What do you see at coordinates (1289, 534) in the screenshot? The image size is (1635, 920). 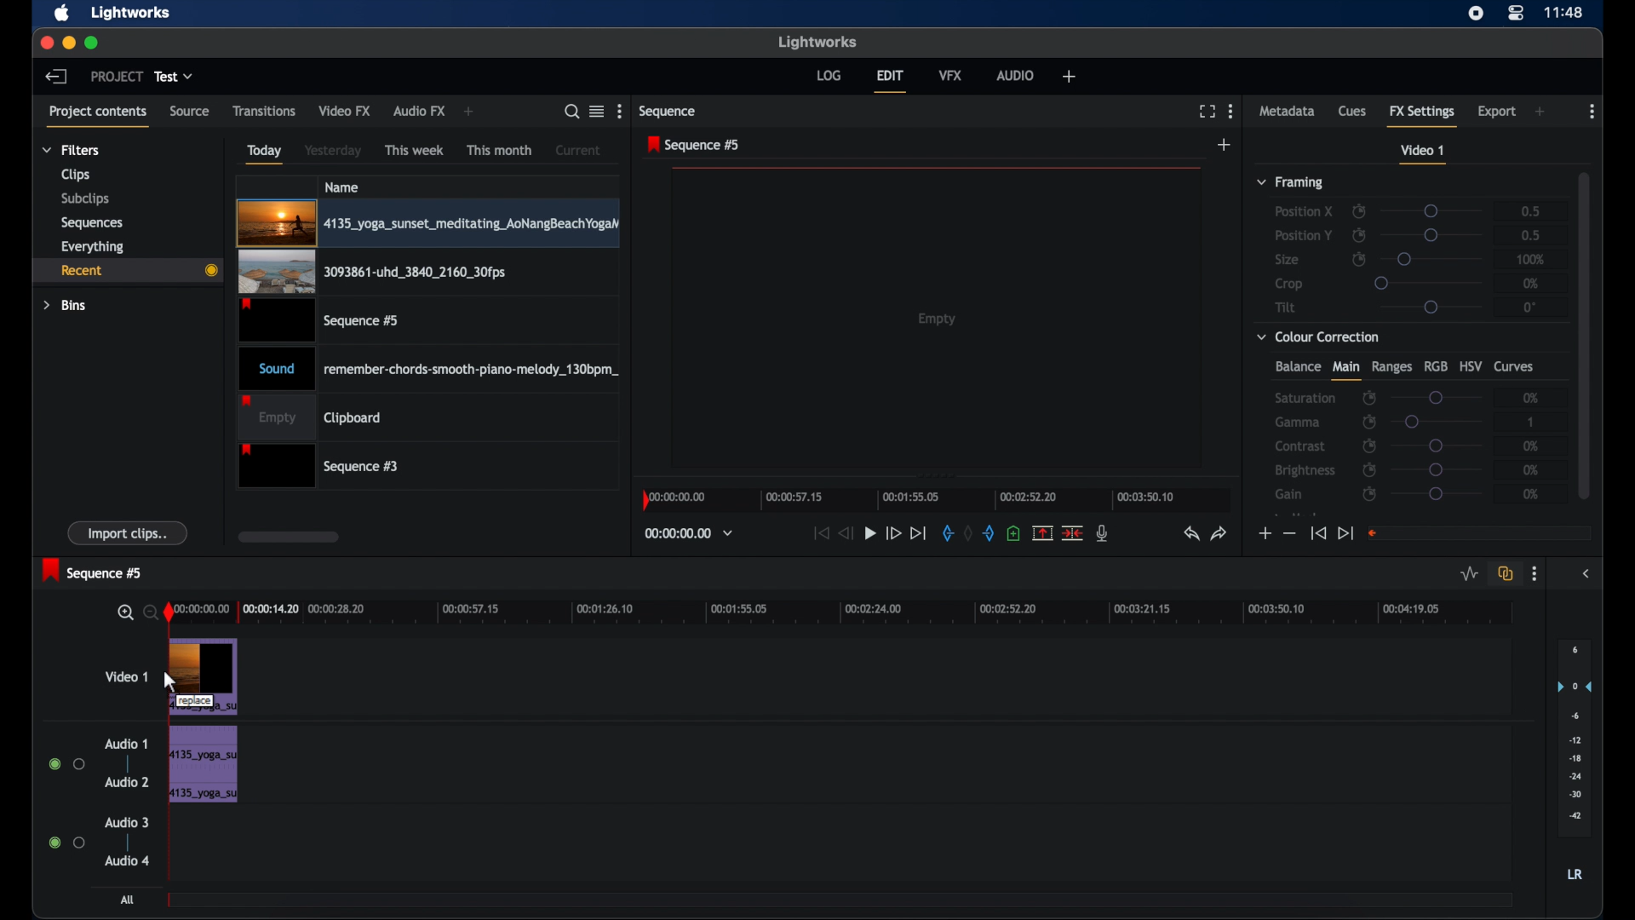 I see `decrement` at bounding box center [1289, 534].